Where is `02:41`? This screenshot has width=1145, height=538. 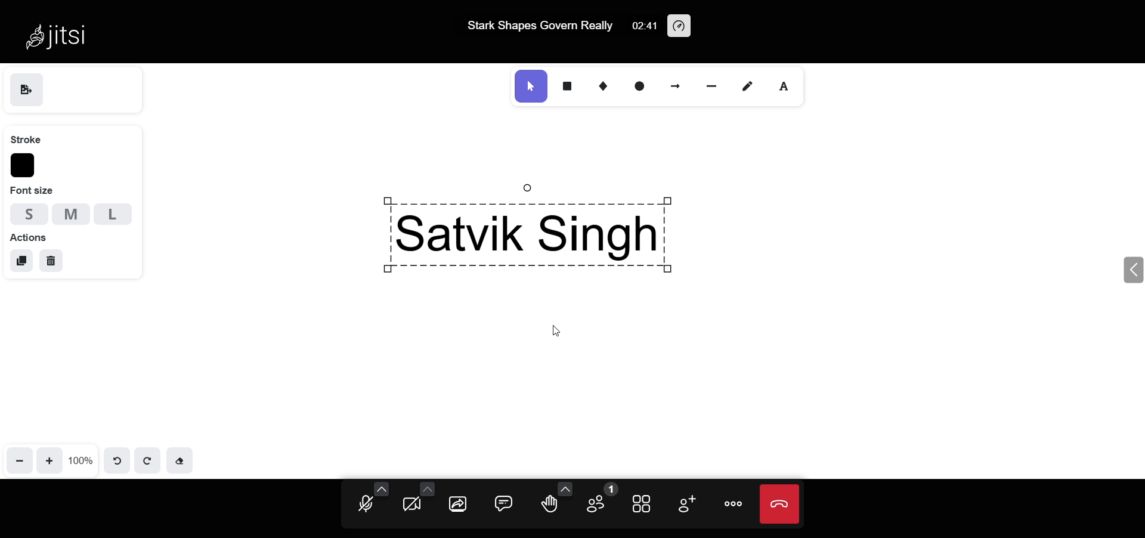
02:41 is located at coordinates (643, 26).